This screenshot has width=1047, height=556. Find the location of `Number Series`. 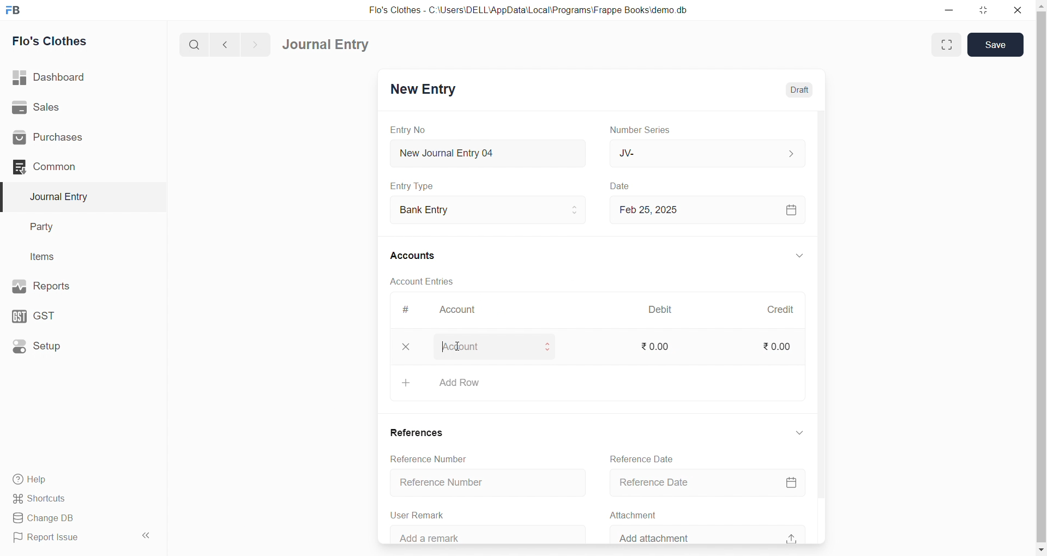

Number Series is located at coordinates (648, 129).